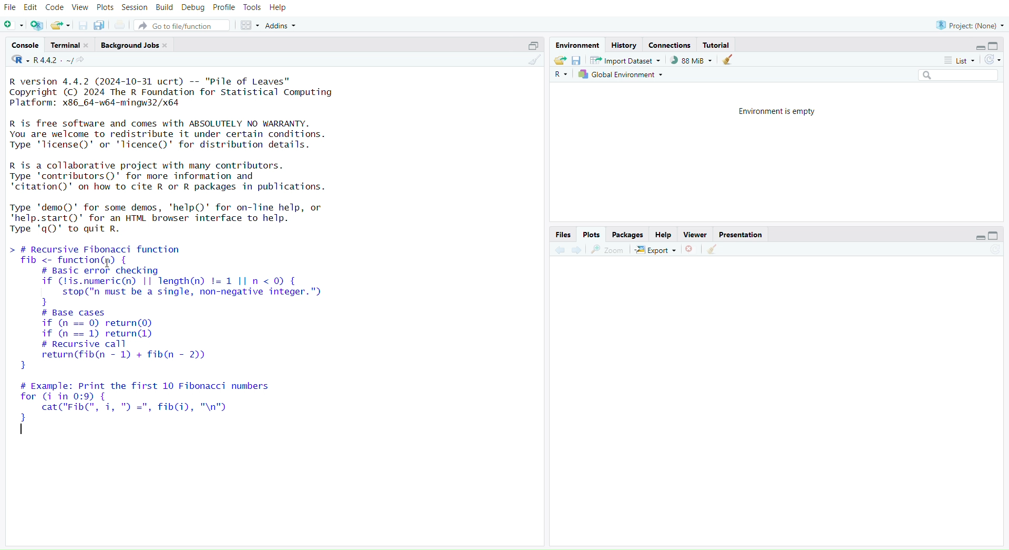 The image size is (1009, 550). I want to click on R version 4.4.2 (2024-10-31 ucrt) -- "Pile of Leaves"
Copyright (C) 2024 The R Foundation for Statistical Computing
Platform: x86_64-w64-mingw32/x64
R is free software and comes with ABSOLUTELY NO WARRANTY.
You are welcome to redistribute it under certain conditions.
Type 'license()' or 'Ticence()' for distribution details.
R is a collaborative project with many contributors.
Type 'contributors()' for more information and
'citation()' on how to cite R or R packages in publications.
Type 'demo()' for some demos, 'help()' for on-line help, or
'help.start()' for an HTML browser interface to help.
Type 'qQ)' to quit R.
>

I, so click(179, 155).